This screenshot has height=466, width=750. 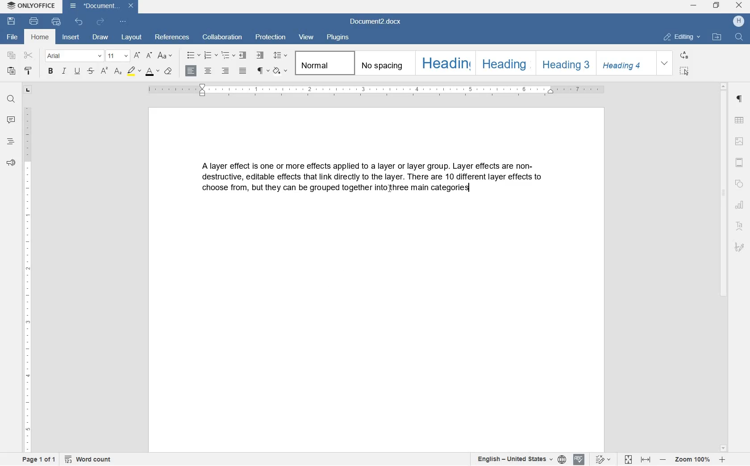 What do you see at coordinates (261, 54) in the screenshot?
I see `increase indent` at bounding box center [261, 54].